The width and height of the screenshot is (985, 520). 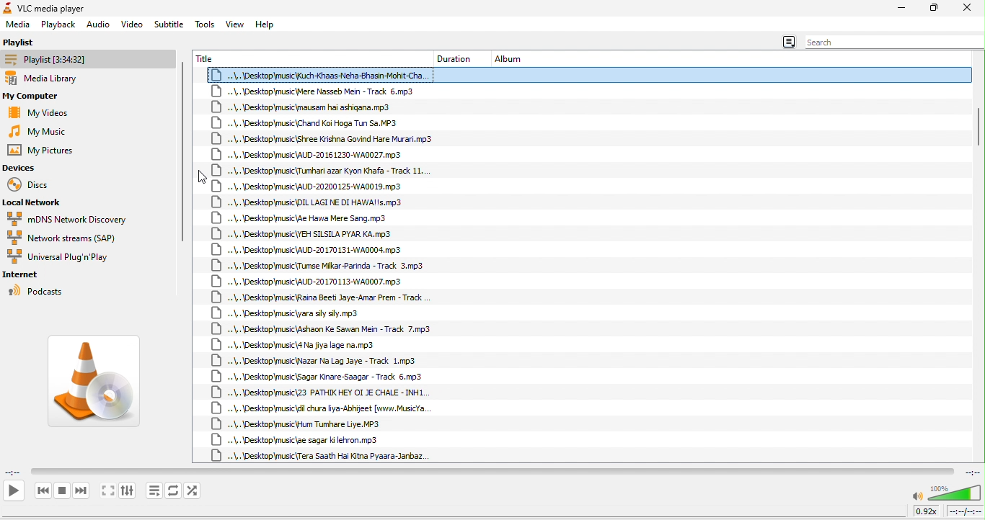 What do you see at coordinates (41, 292) in the screenshot?
I see `podcasts` at bounding box center [41, 292].